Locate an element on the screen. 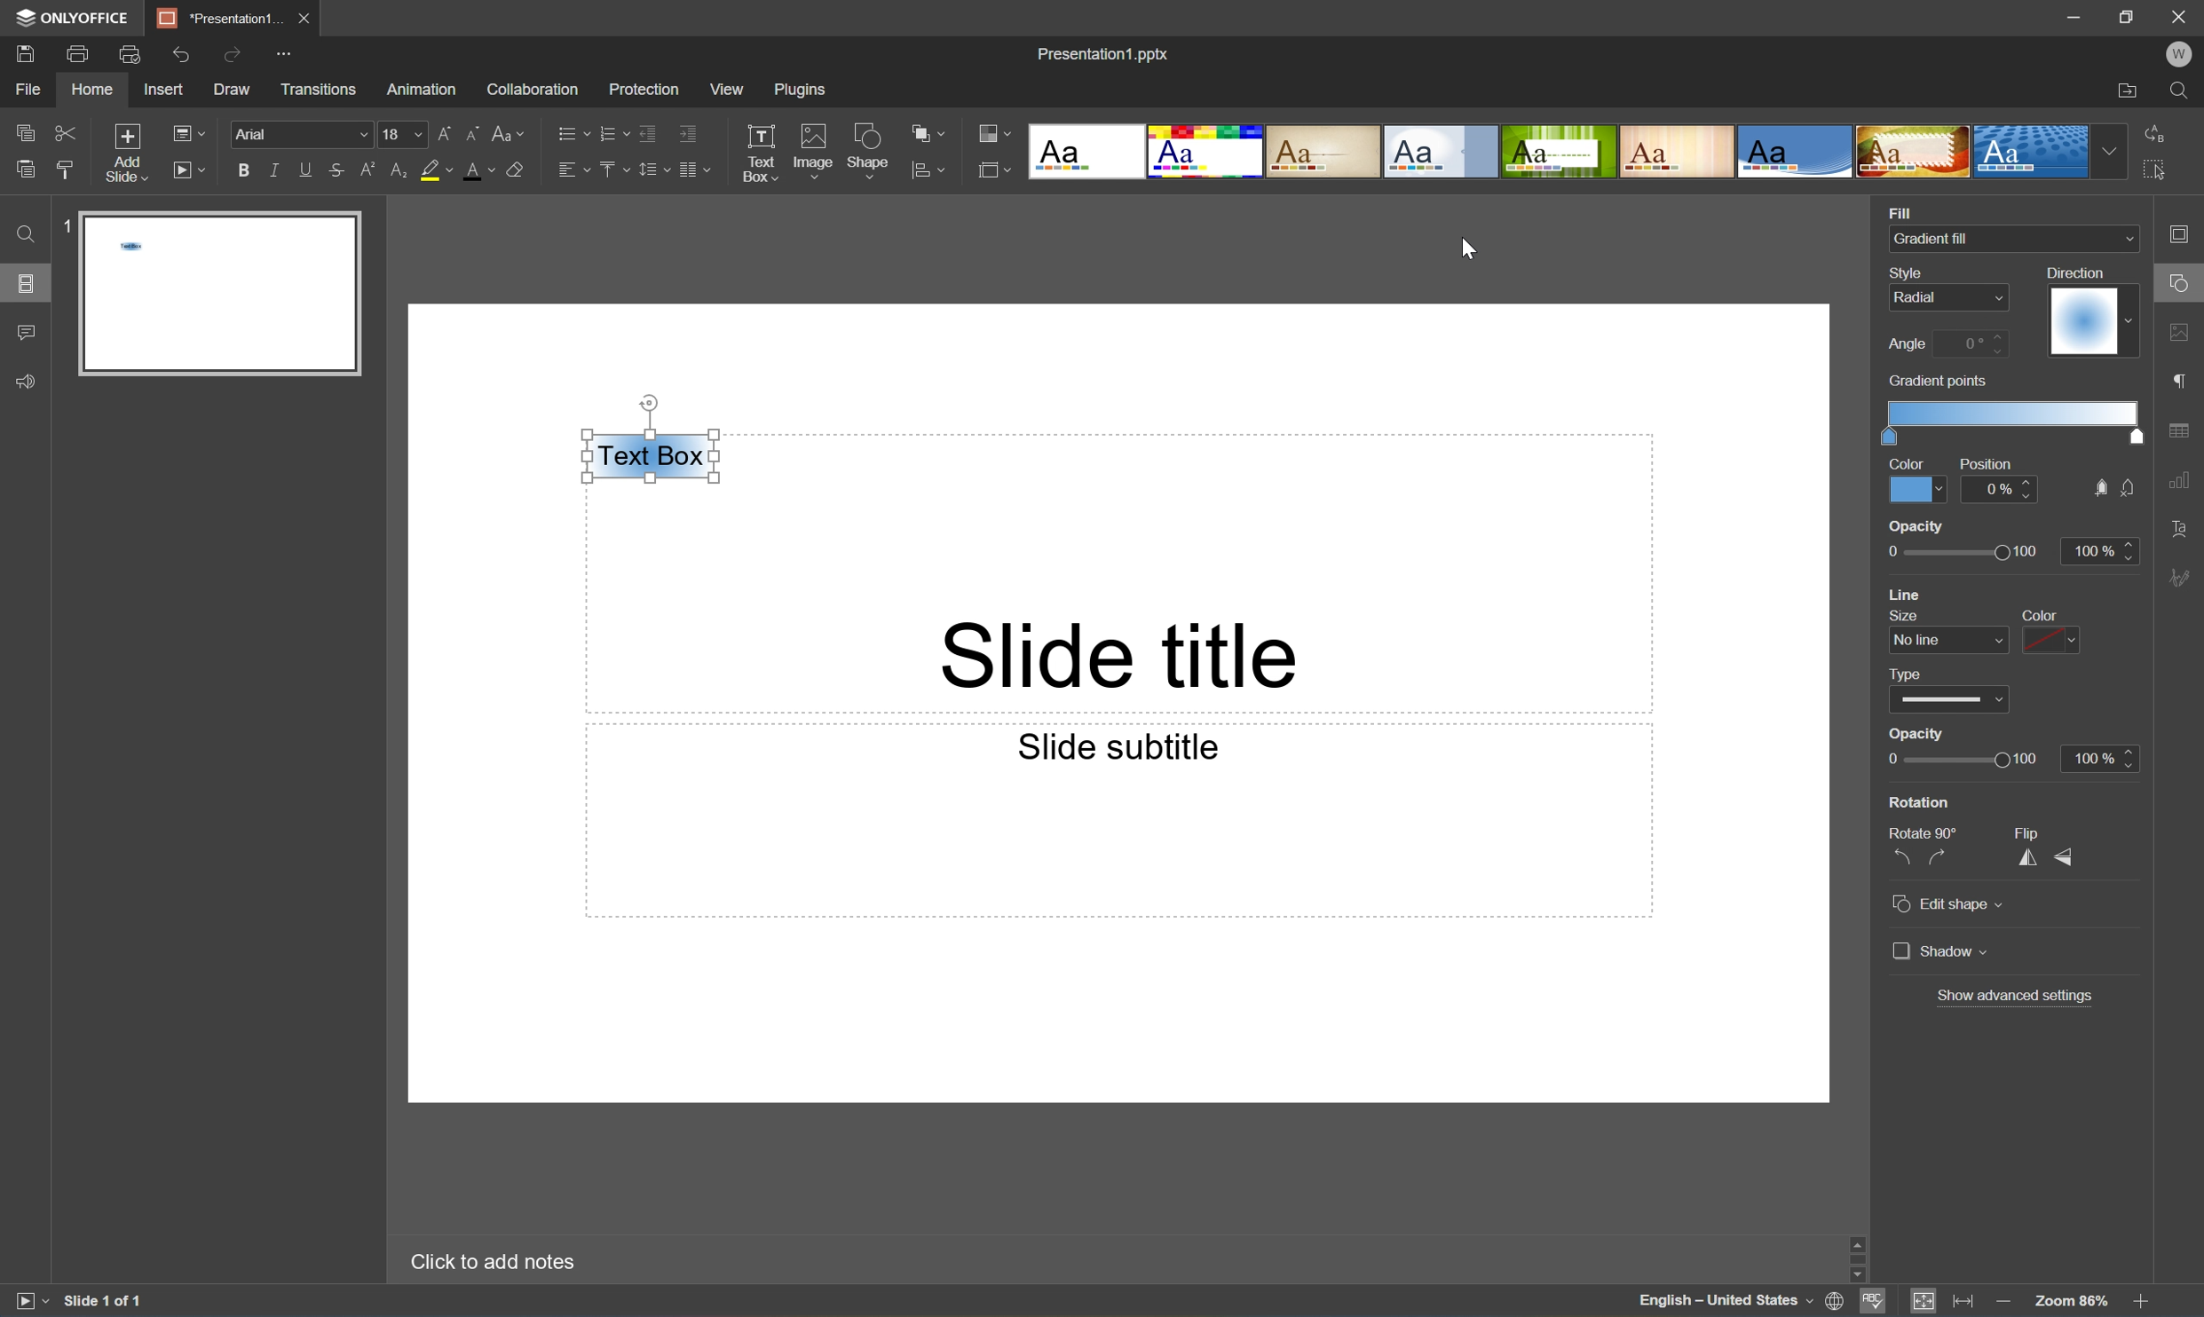 The height and width of the screenshot is (1317, 2204). Open file location is located at coordinates (2129, 90).